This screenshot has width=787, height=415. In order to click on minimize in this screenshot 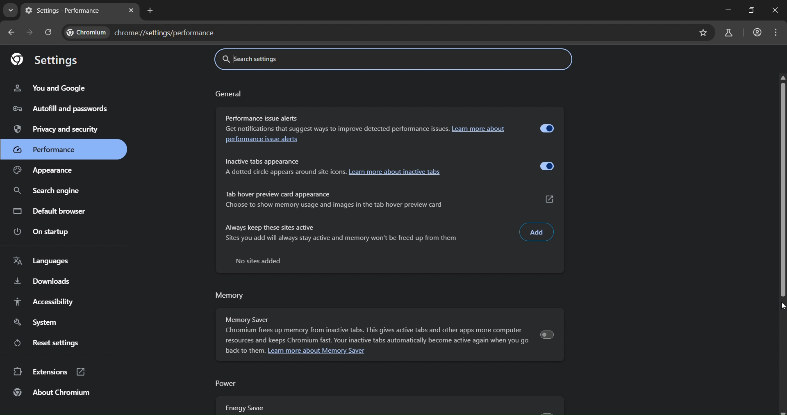, I will do `click(727, 8)`.